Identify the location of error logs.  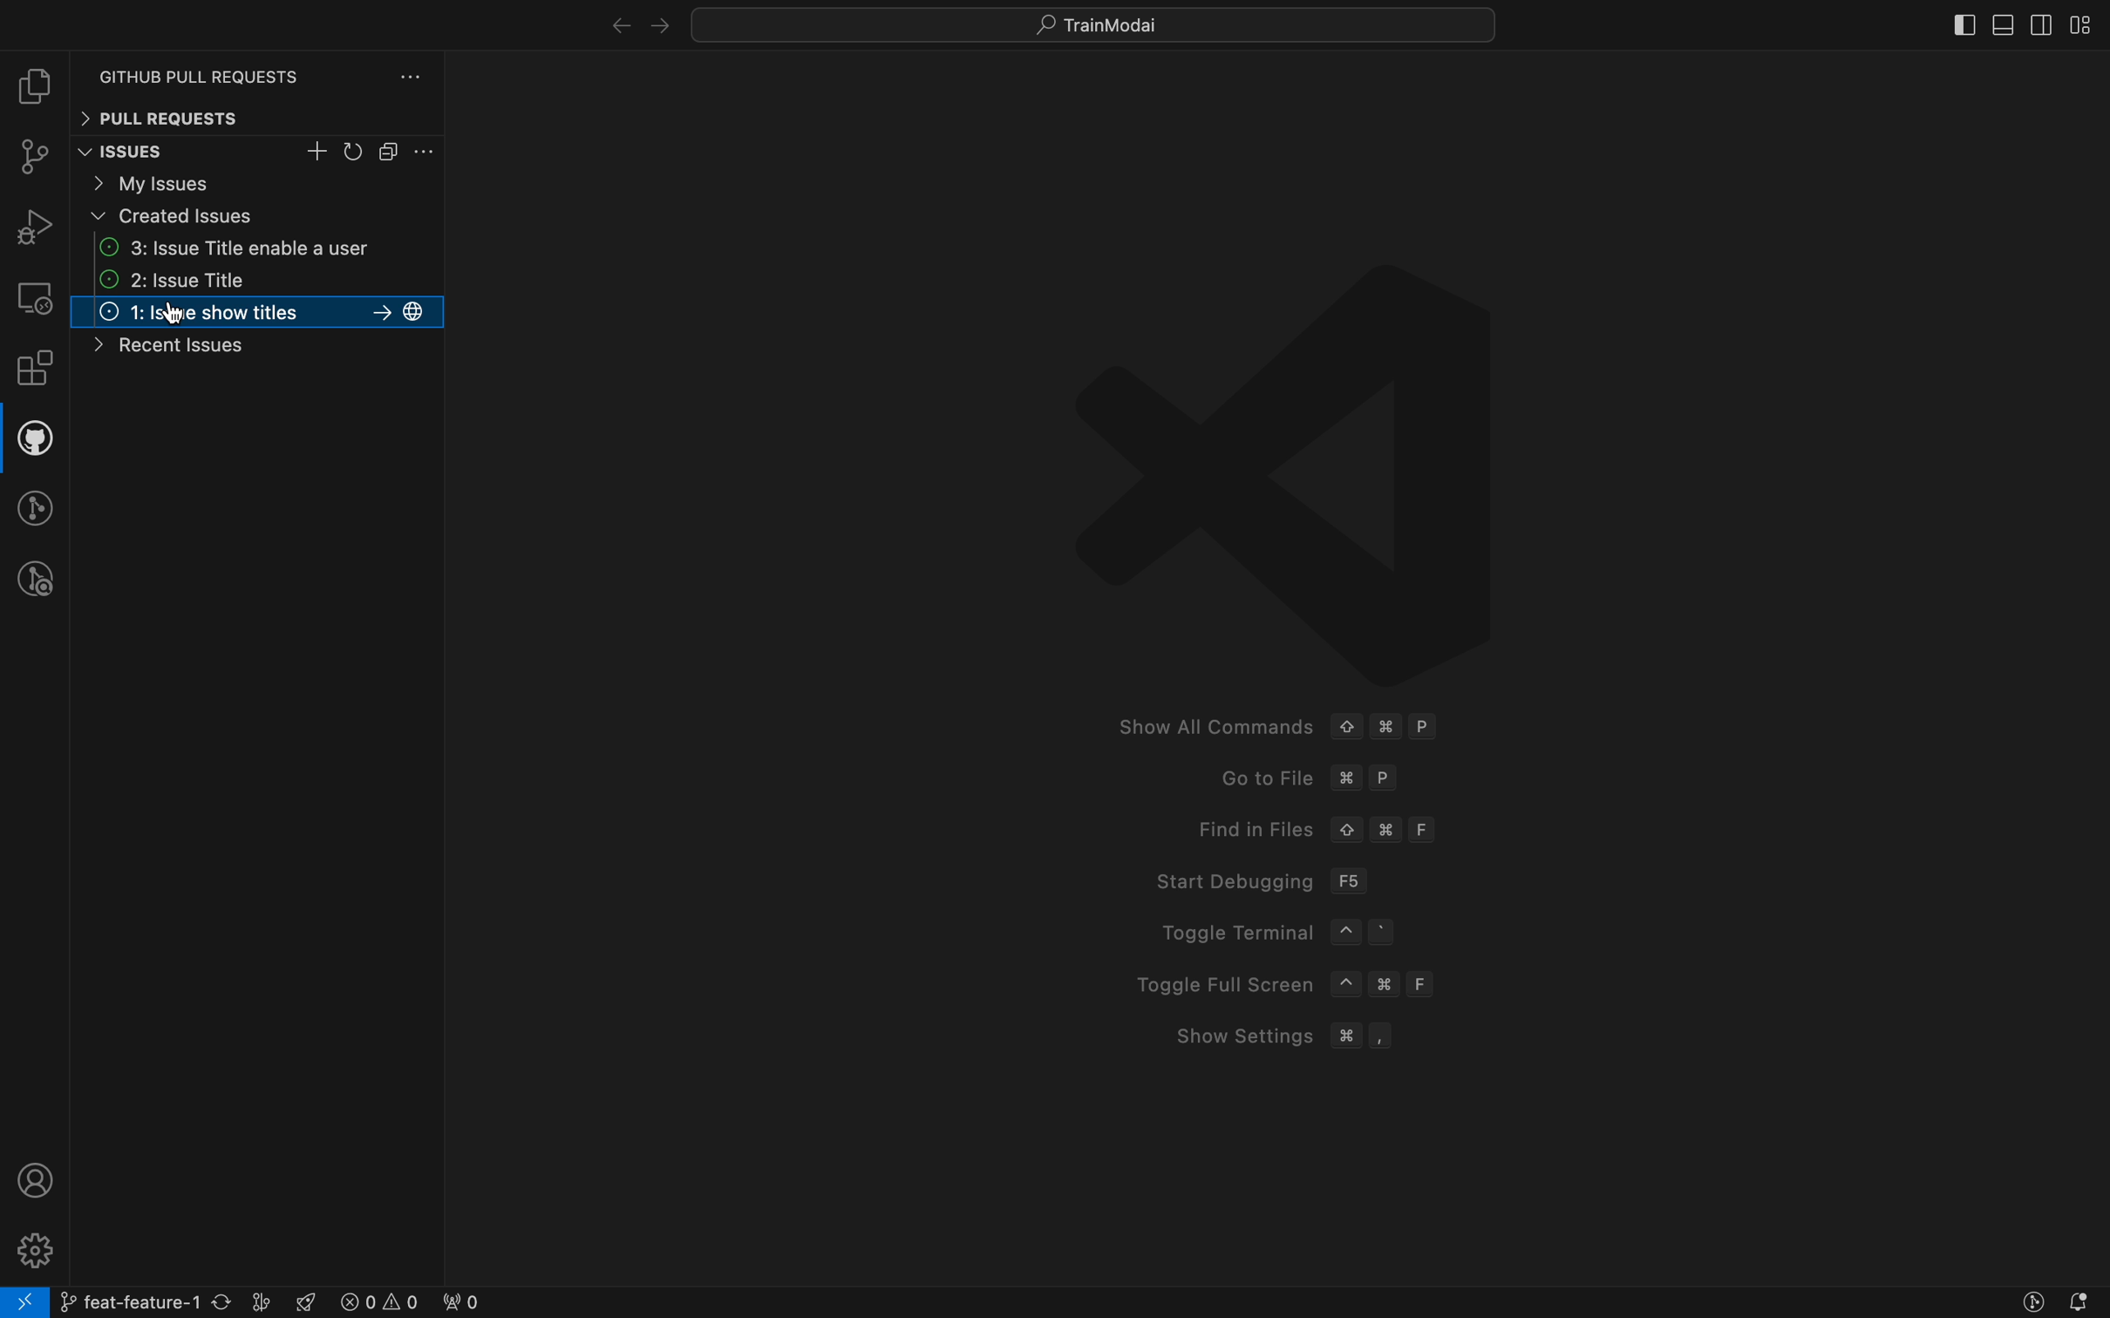
(408, 1301).